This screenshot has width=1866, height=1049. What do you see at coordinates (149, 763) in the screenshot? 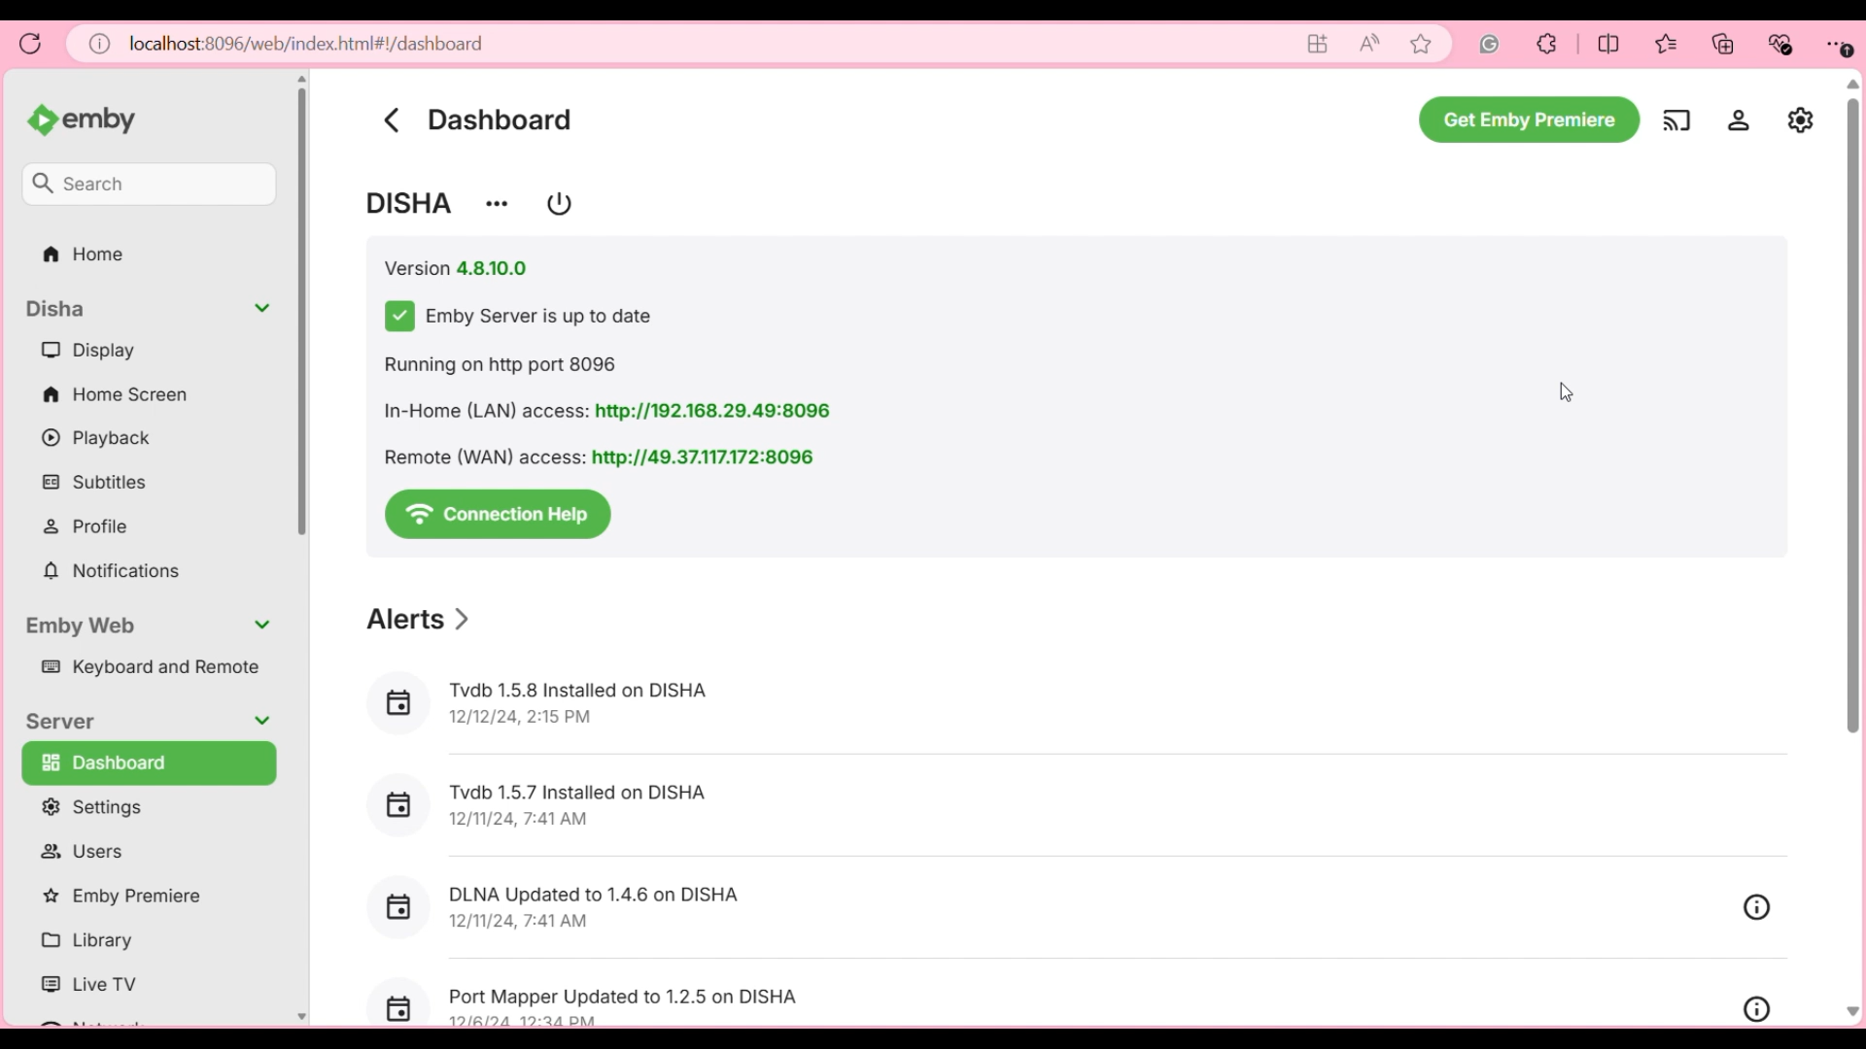
I see `Dashboard, current selection highlighted` at bounding box center [149, 763].